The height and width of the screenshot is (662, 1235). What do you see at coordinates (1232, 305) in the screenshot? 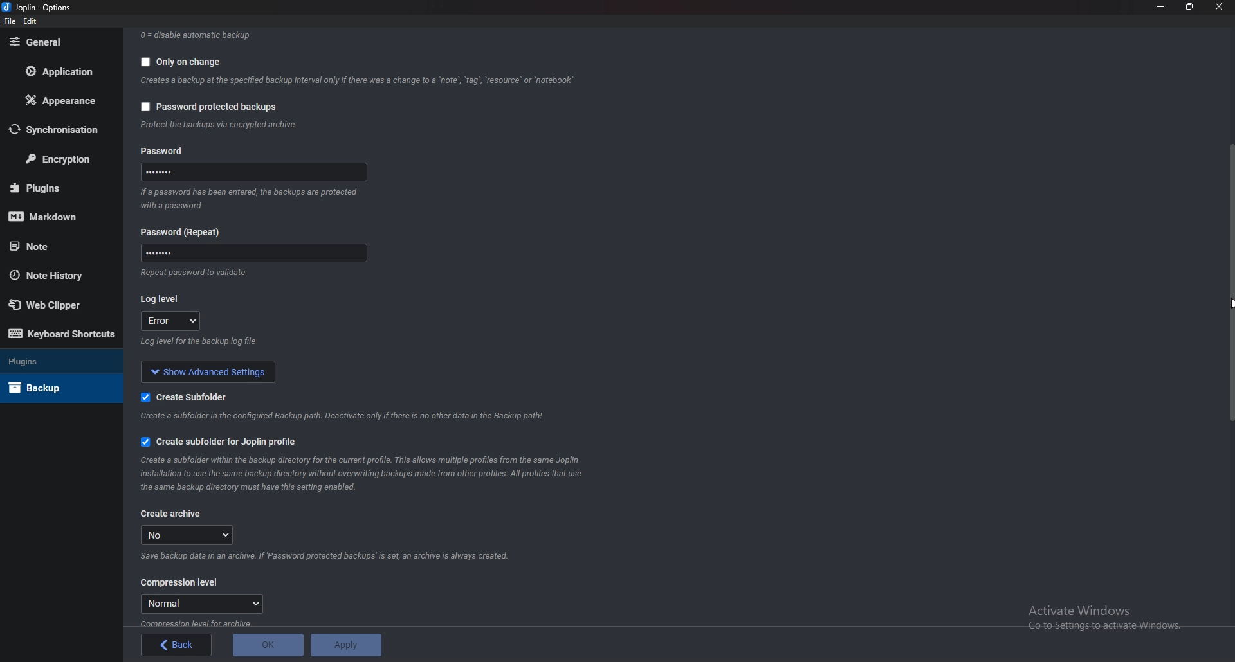
I see `Cursor` at bounding box center [1232, 305].